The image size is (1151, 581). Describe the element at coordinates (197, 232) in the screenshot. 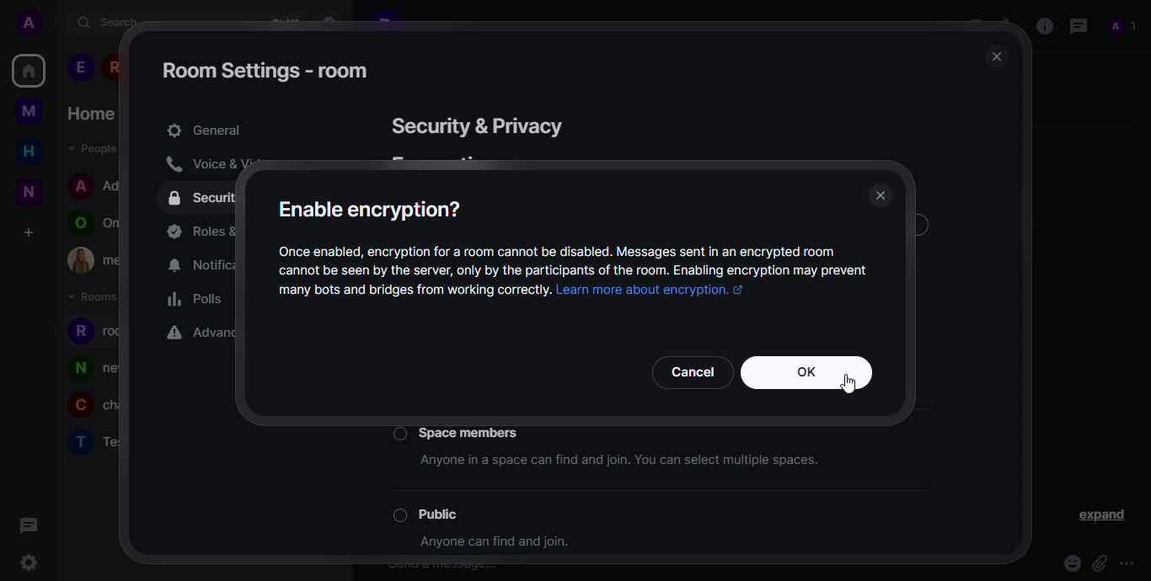

I see `roles` at that location.